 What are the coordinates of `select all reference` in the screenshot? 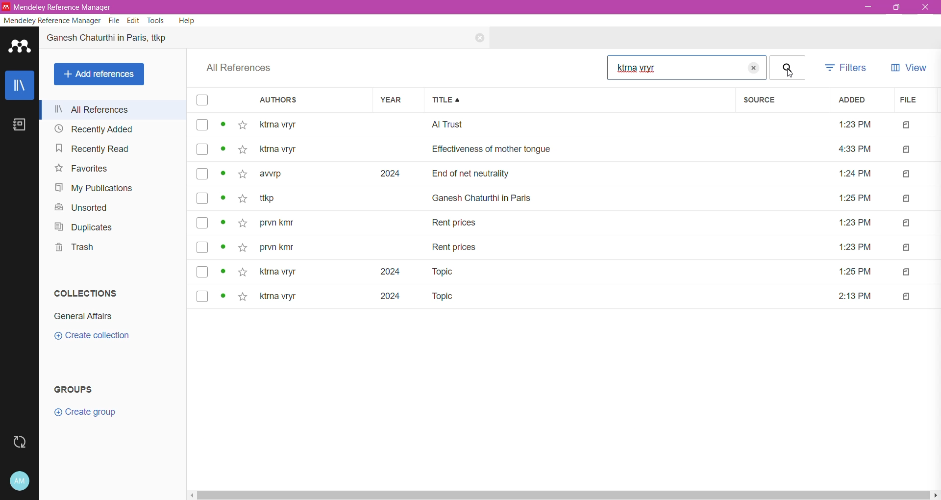 It's located at (204, 100).